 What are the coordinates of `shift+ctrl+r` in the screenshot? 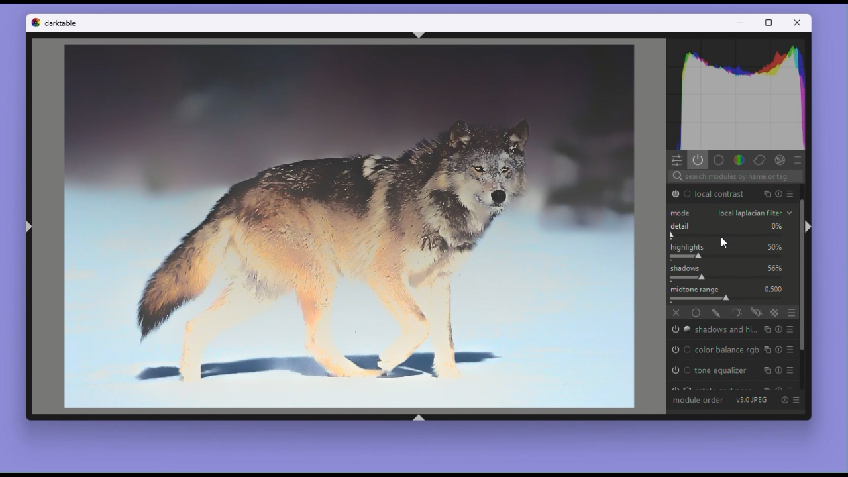 It's located at (808, 227).